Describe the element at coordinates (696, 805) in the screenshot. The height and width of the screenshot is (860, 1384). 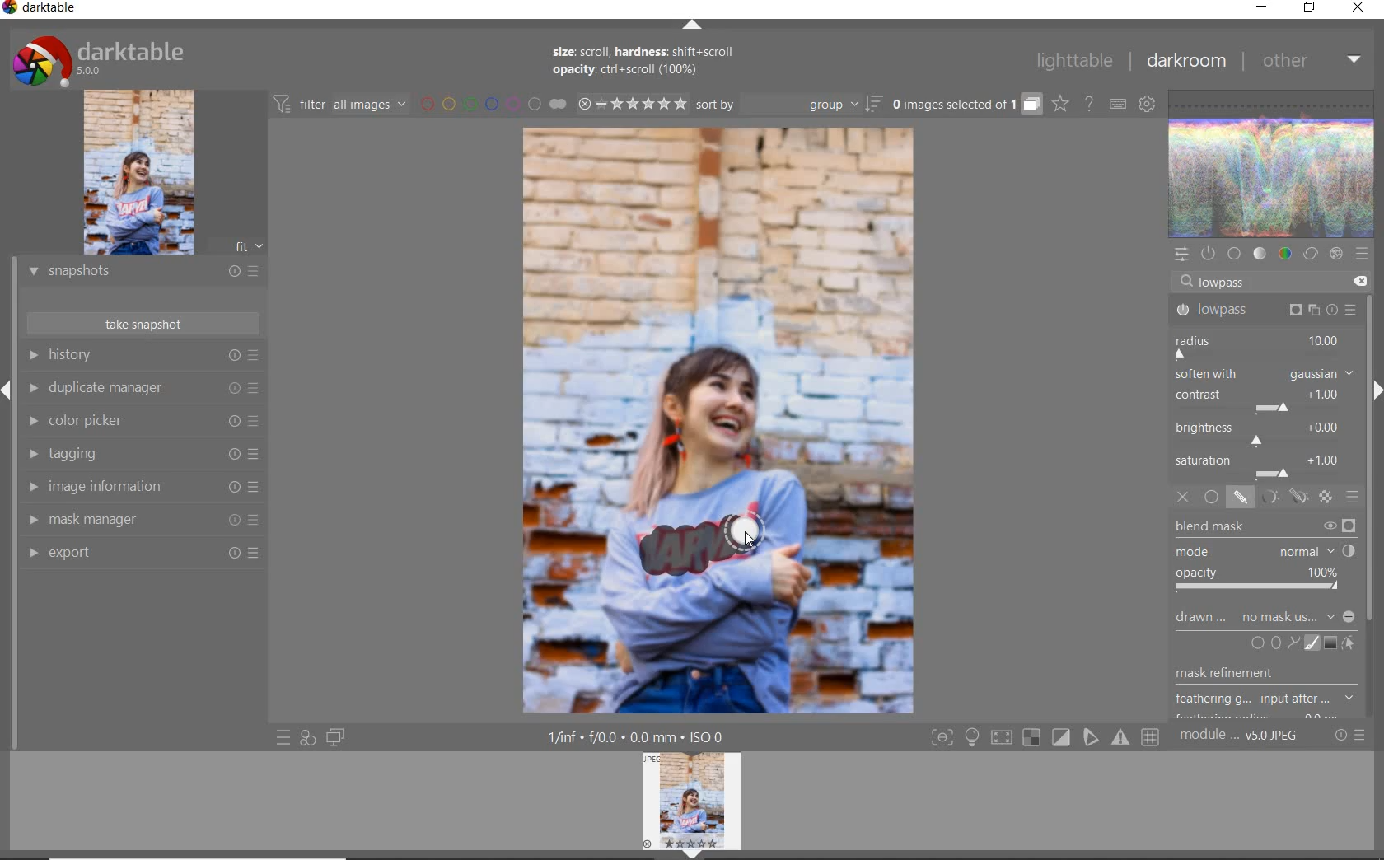
I see `image preview` at that location.